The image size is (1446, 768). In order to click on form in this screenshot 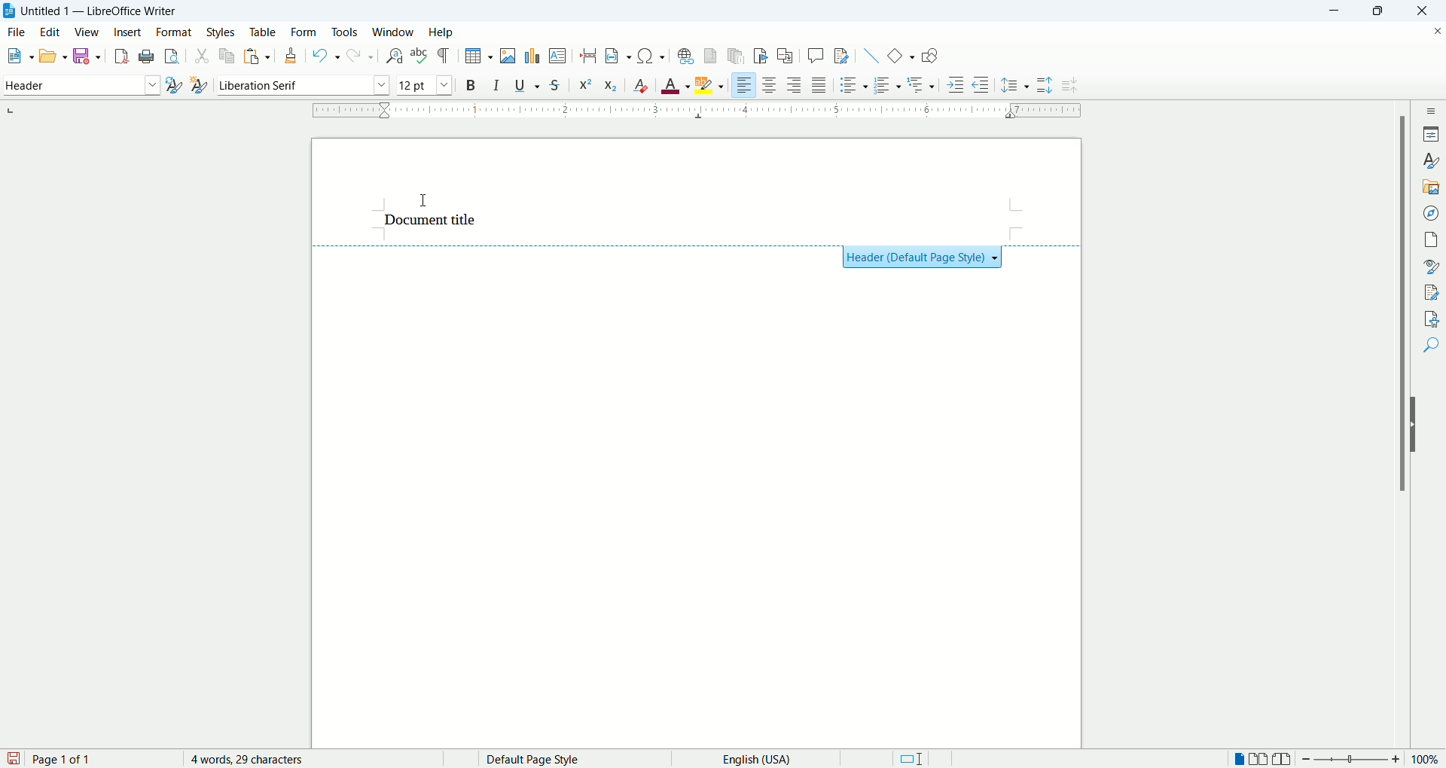, I will do `click(302, 32)`.